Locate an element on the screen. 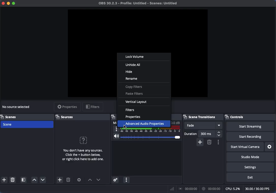  No source selected is located at coordinates (17, 107).